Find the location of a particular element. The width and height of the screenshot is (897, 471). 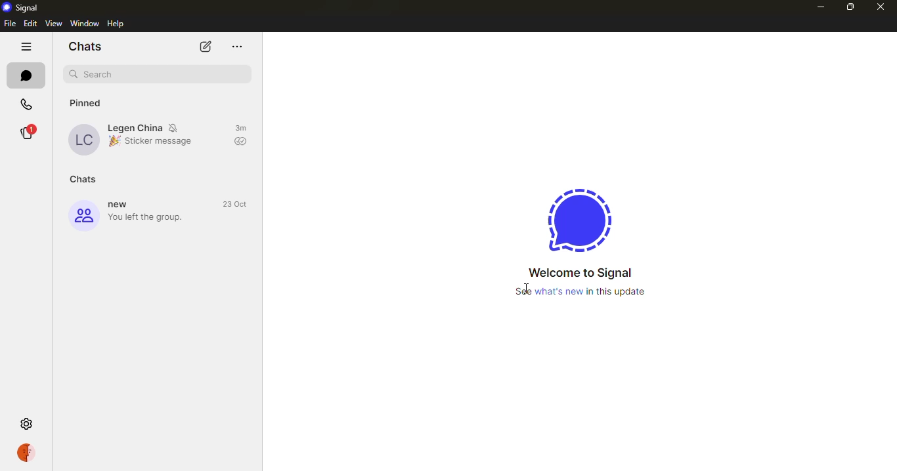

settings is located at coordinates (25, 422).